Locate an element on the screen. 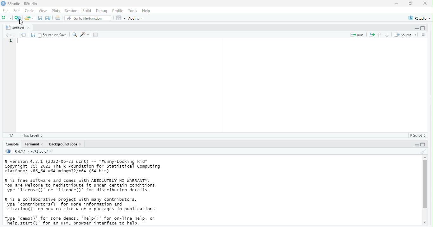  minimize is located at coordinates (415, 144).